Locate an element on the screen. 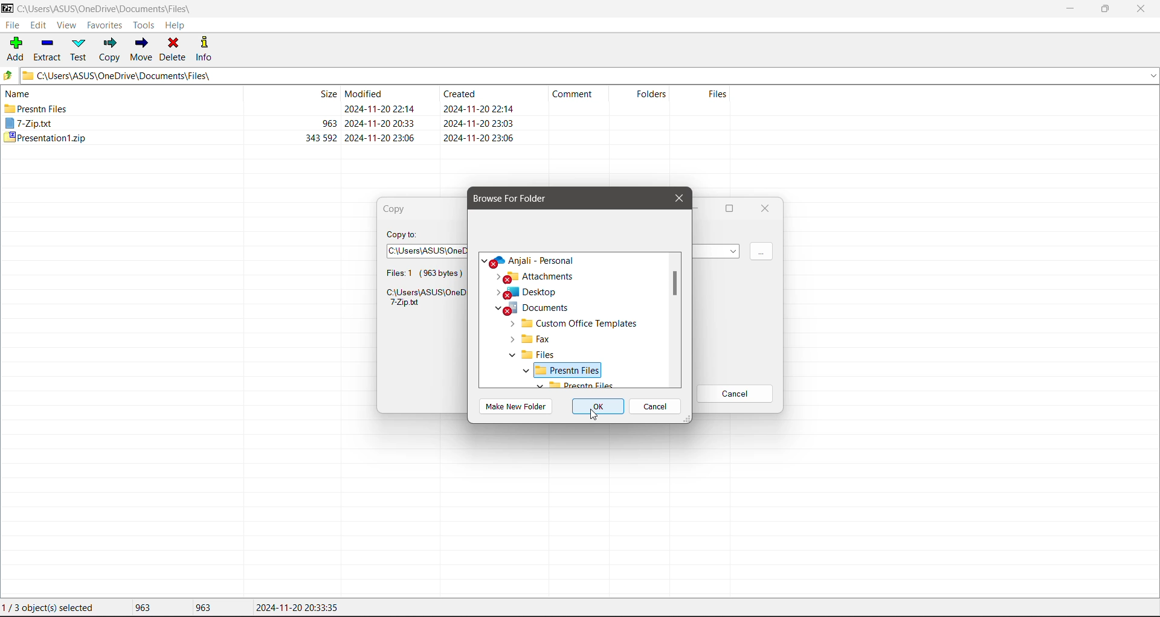  Attachments is located at coordinates (537, 277).